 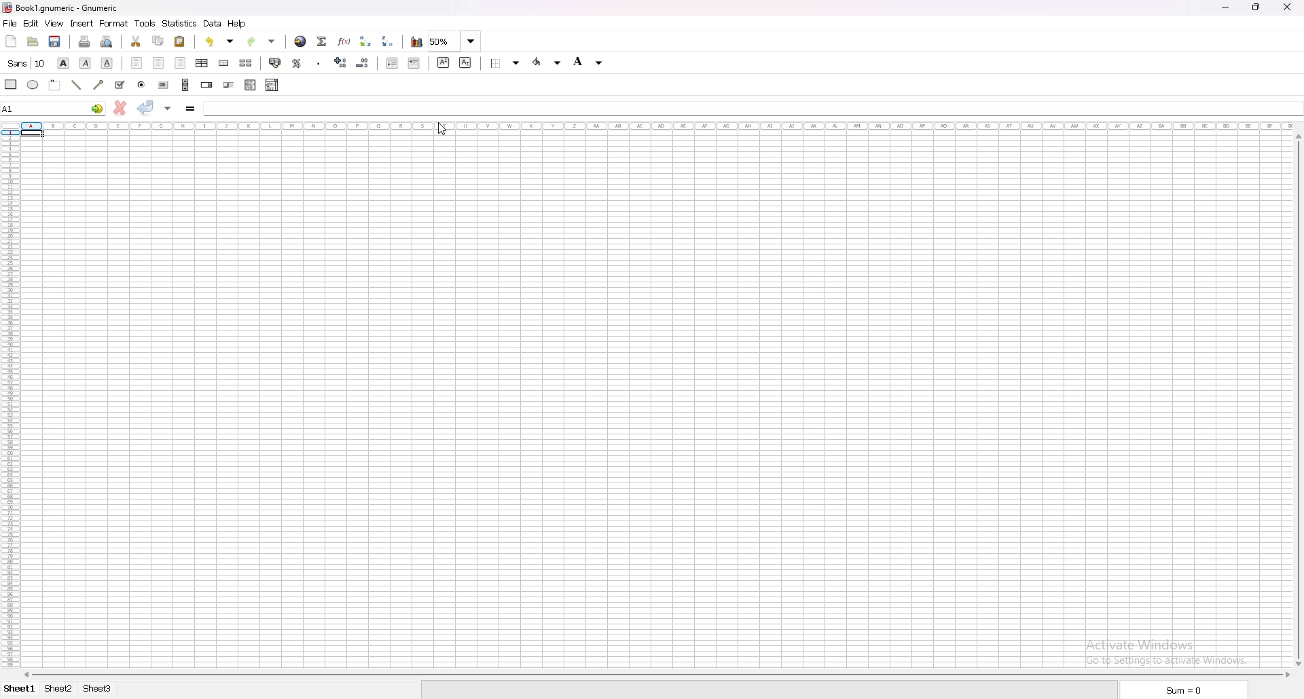 I want to click on new, so click(x=12, y=41).